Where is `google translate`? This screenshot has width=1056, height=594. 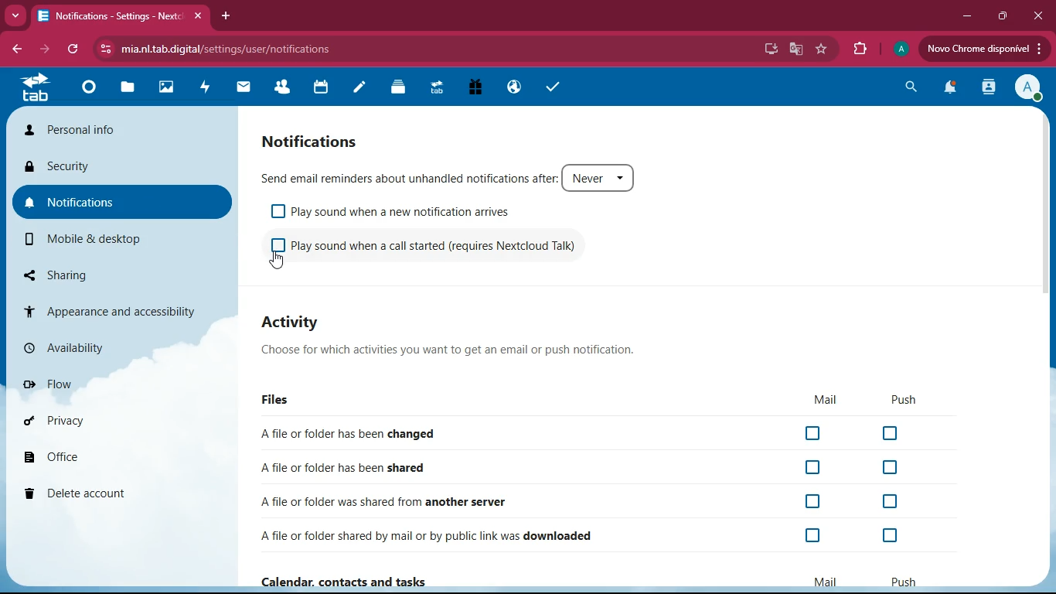 google translate is located at coordinates (796, 49).